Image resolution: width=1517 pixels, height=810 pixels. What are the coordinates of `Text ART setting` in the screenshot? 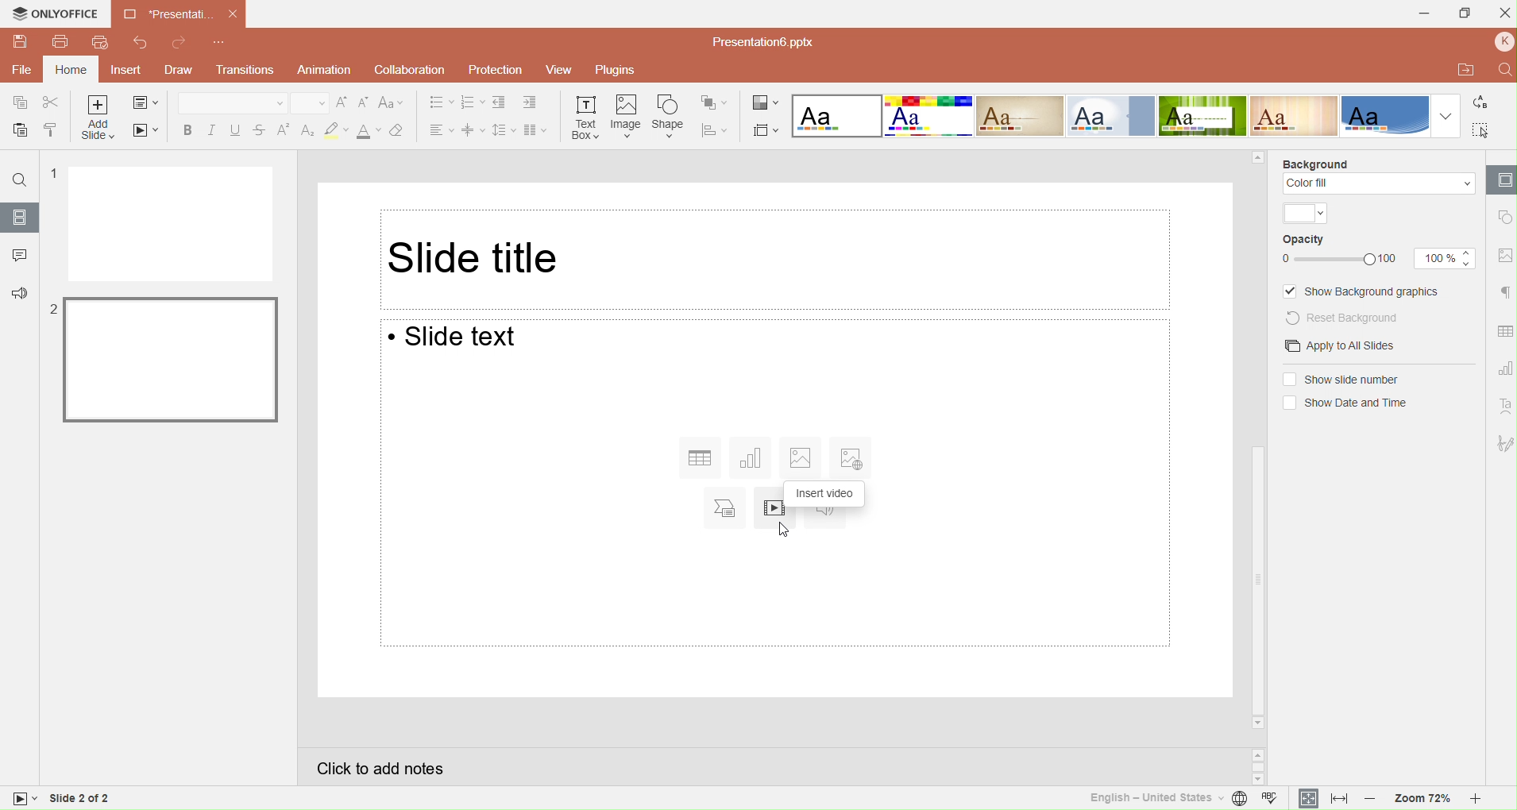 It's located at (1502, 406).